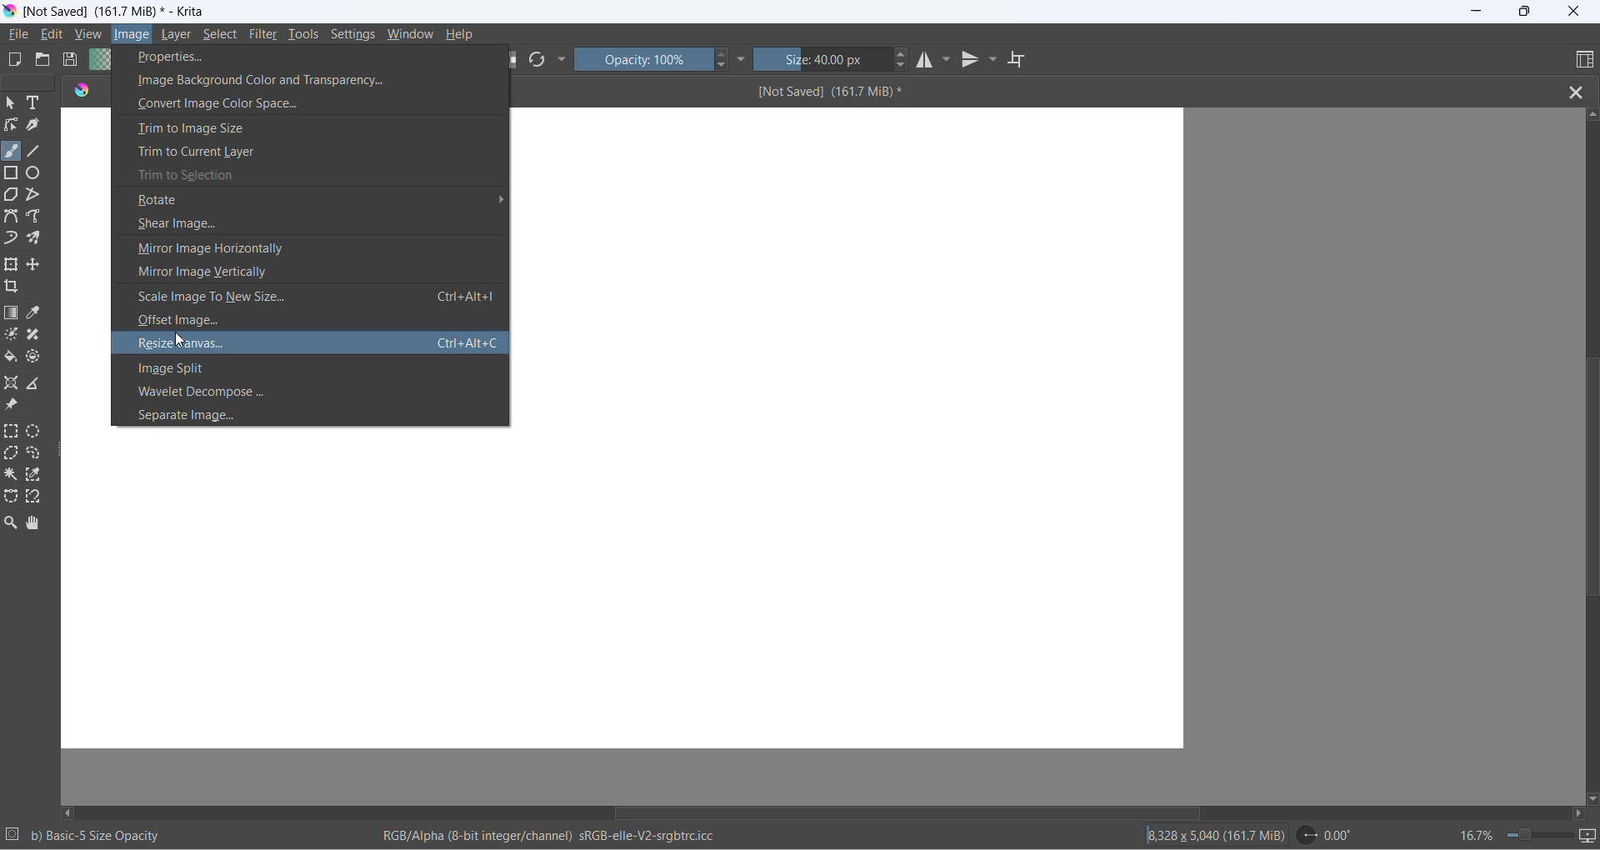 This screenshot has width=1600, height=850. Describe the element at coordinates (11, 125) in the screenshot. I see `edit shape tool` at that location.